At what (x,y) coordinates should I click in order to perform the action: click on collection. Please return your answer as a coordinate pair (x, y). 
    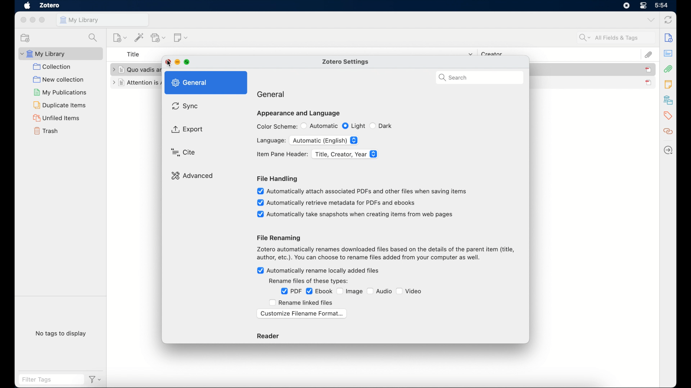
    Looking at the image, I should click on (53, 67).